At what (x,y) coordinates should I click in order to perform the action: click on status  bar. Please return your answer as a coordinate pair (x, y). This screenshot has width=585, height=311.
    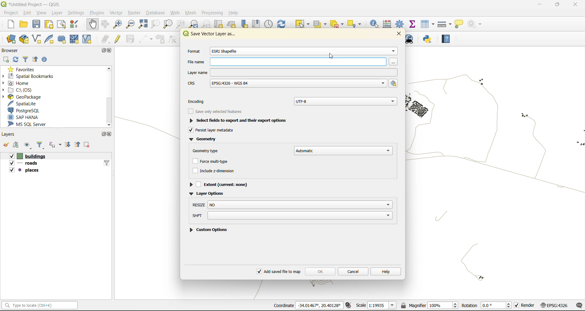
    Looking at the image, I should click on (41, 306).